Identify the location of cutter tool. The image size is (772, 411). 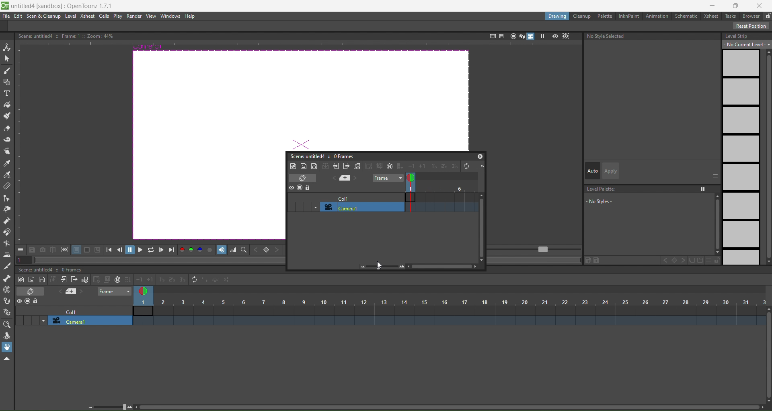
(6, 266).